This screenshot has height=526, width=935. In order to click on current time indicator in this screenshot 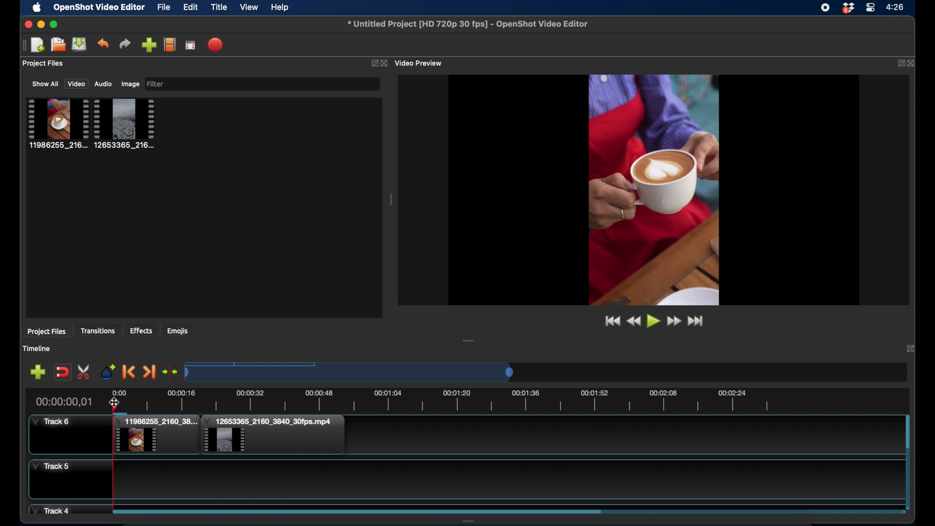, I will do `click(64, 401)`.